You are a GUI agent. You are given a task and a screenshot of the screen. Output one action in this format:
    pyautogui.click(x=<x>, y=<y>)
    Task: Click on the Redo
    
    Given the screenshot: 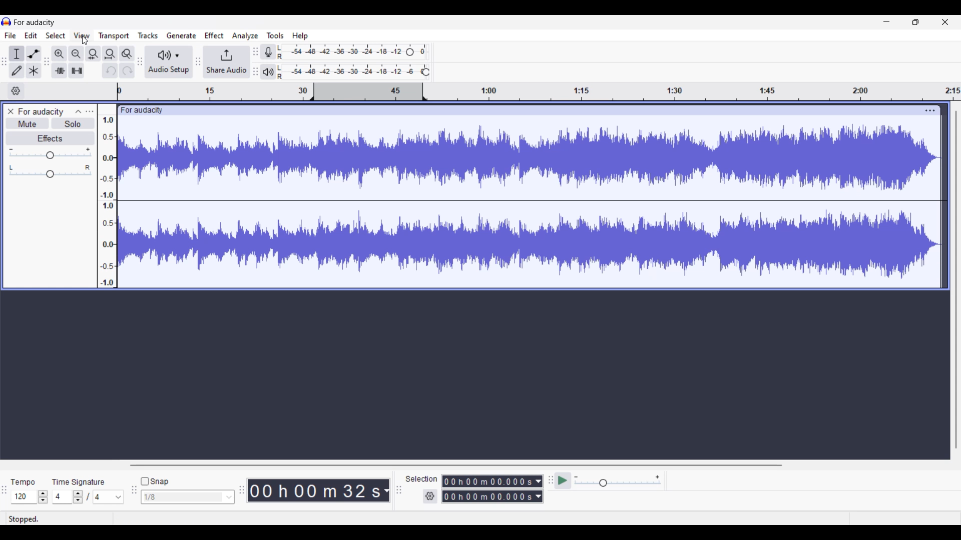 What is the action you would take?
    pyautogui.click(x=127, y=70)
    